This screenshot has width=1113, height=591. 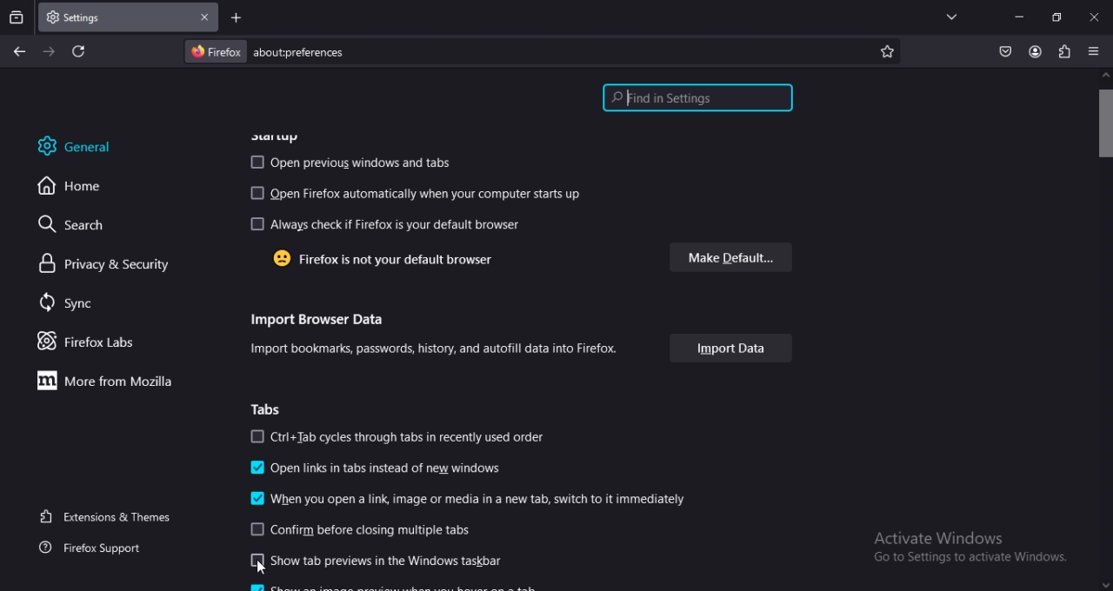 What do you see at coordinates (17, 51) in the screenshot?
I see `go back one page` at bounding box center [17, 51].